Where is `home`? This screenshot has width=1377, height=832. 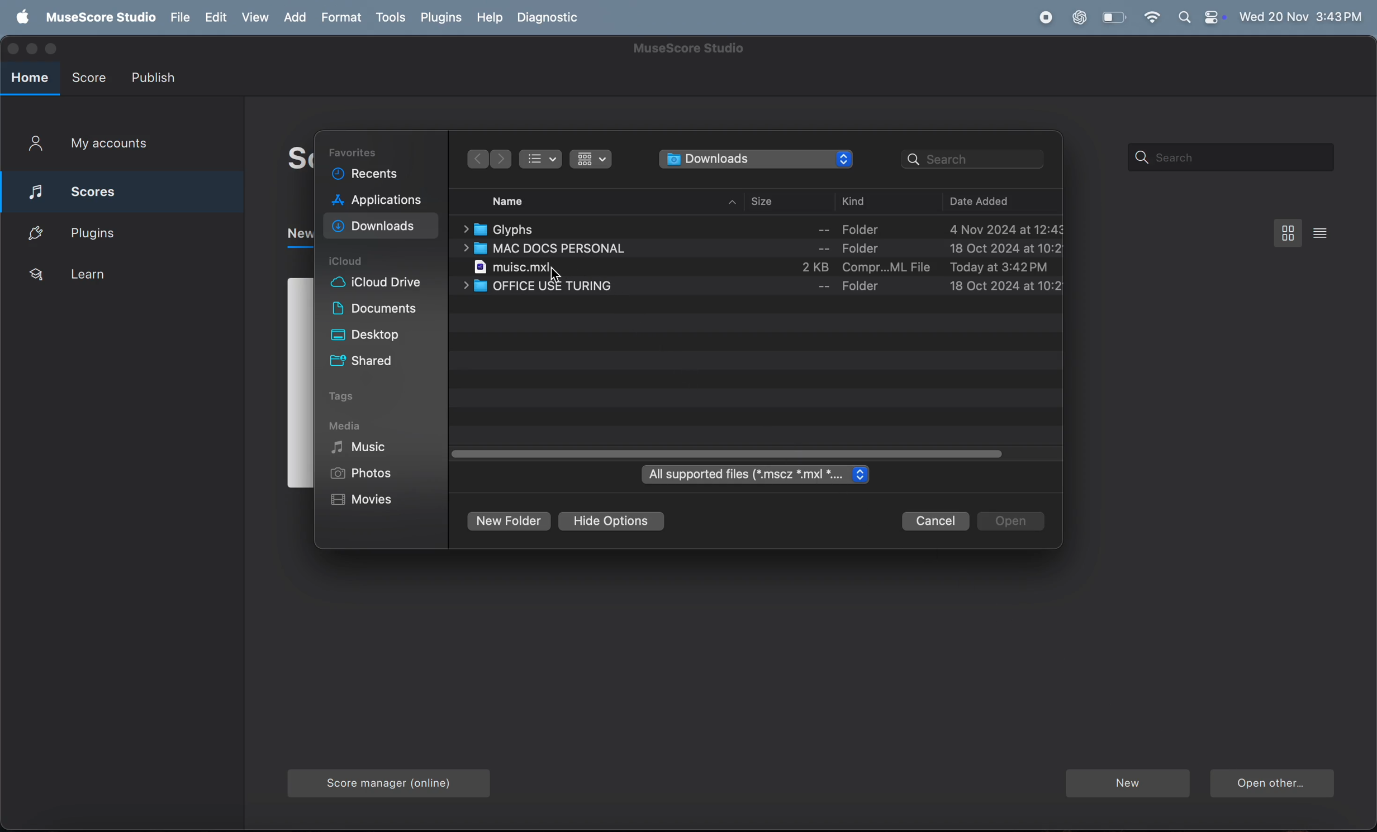
home is located at coordinates (28, 79).